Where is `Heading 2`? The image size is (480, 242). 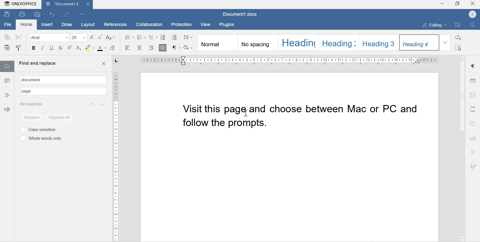
Heading 2 is located at coordinates (339, 42).